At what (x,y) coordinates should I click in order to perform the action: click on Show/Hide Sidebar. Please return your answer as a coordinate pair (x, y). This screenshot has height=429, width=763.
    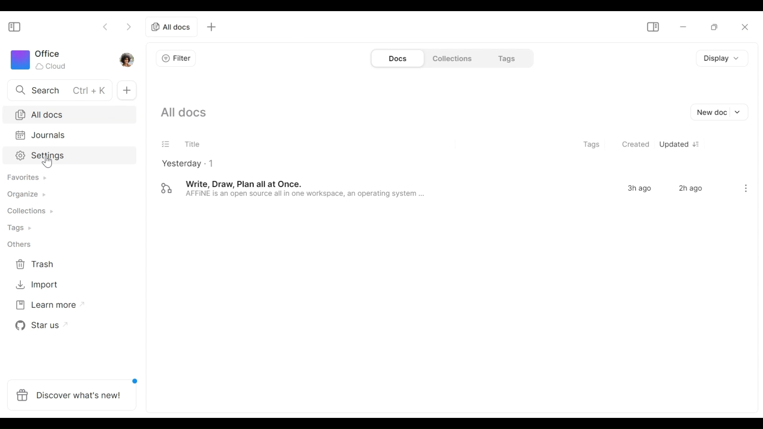
    Looking at the image, I should click on (653, 27).